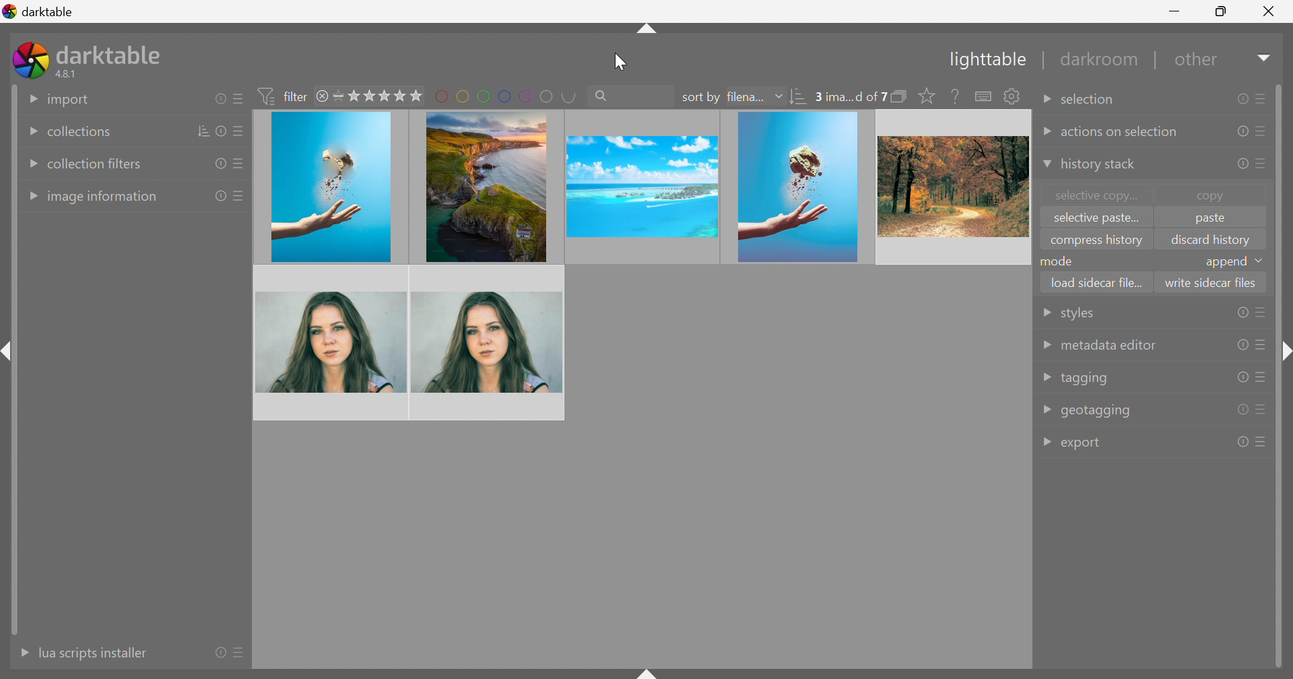 This screenshot has width=1293, height=679. Describe the element at coordinates (240, 133) in the screenshot. I see `presets` at that location.